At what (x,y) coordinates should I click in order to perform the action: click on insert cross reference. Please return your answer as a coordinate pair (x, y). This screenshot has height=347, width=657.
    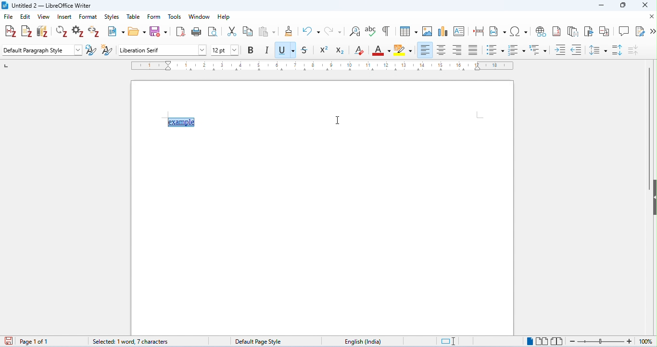
    Looking at the image, I should click on (605, 31).